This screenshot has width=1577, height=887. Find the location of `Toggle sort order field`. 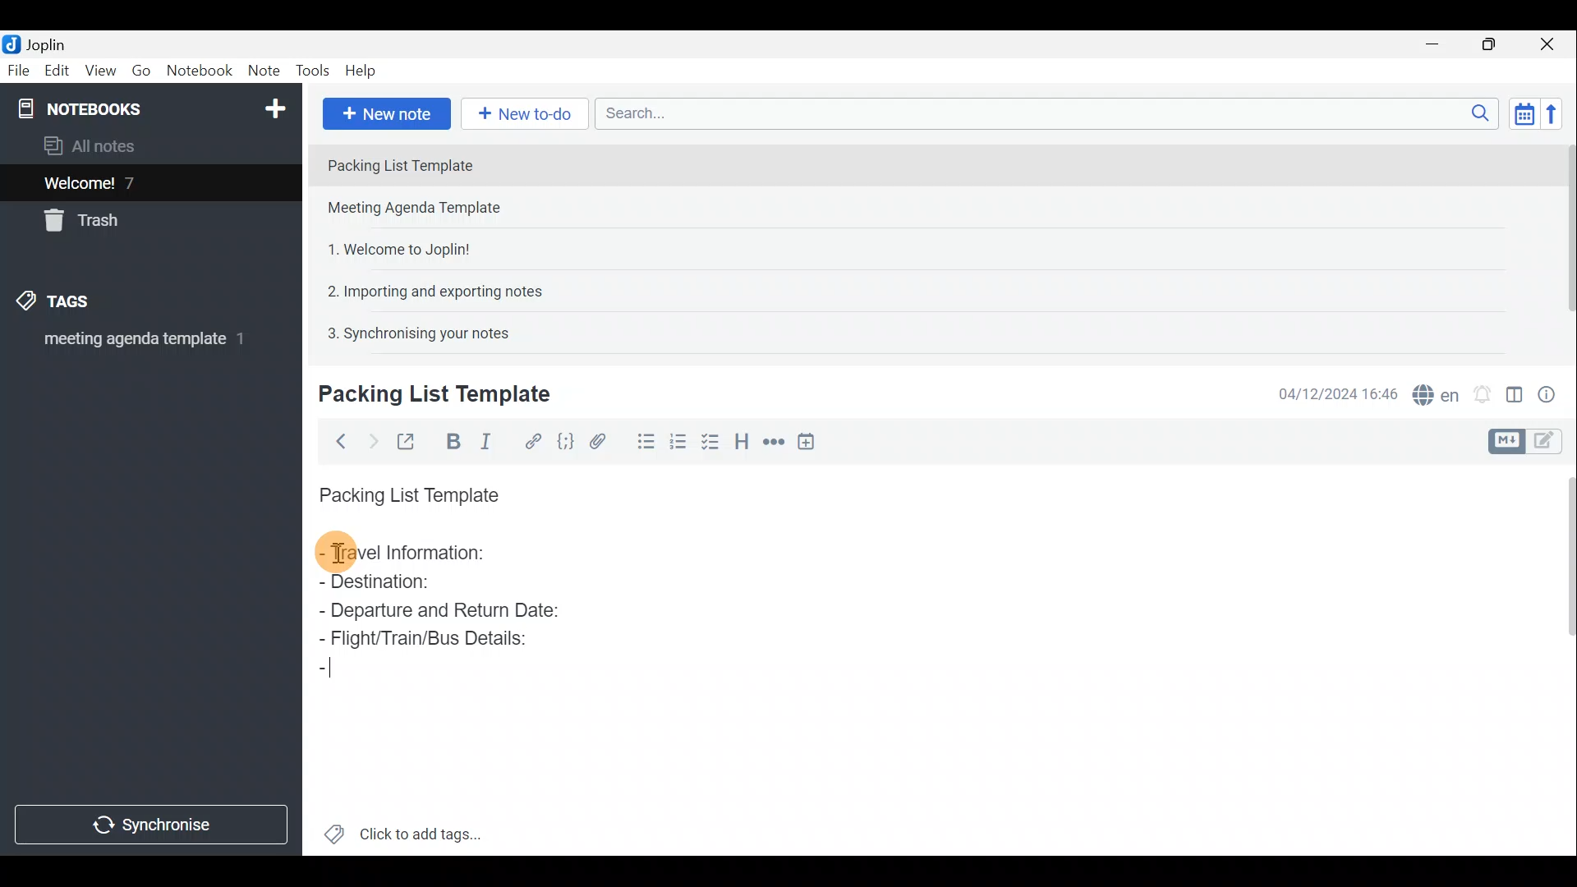

Toggle sort order field is located at coordinates (1519, 113).